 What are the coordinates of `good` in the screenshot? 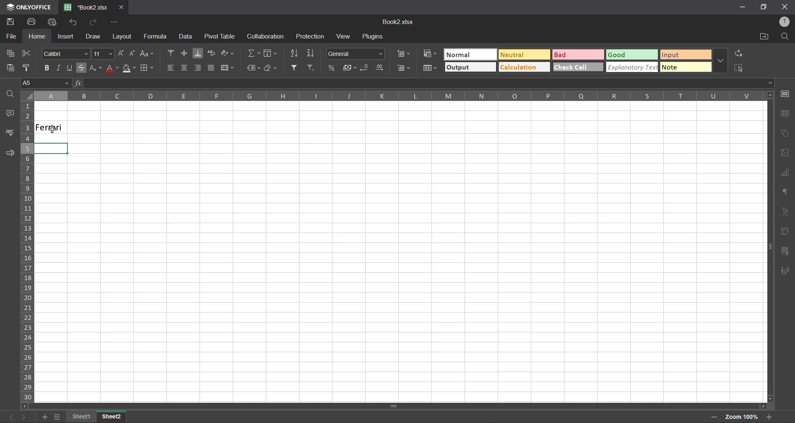 It's located at (623, 54).